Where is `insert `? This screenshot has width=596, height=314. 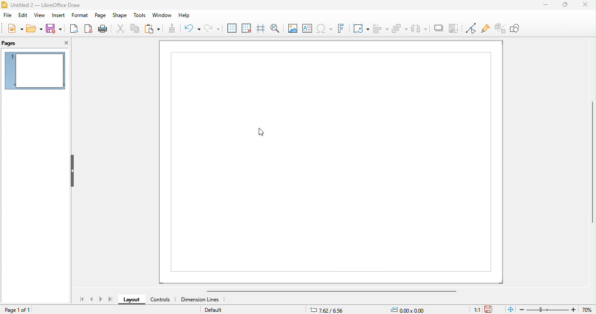
insert  is located at coordinates (58, 15).